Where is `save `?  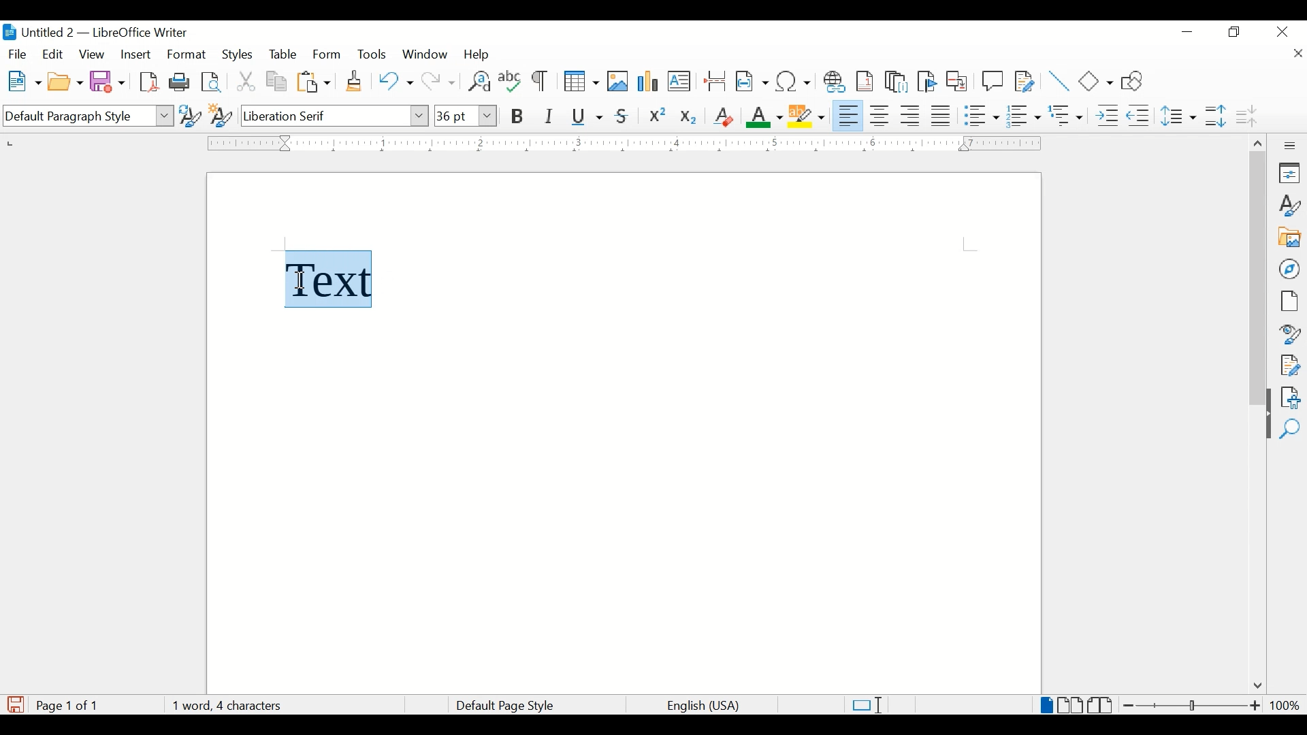
save  is located at coordinates (108, 81).